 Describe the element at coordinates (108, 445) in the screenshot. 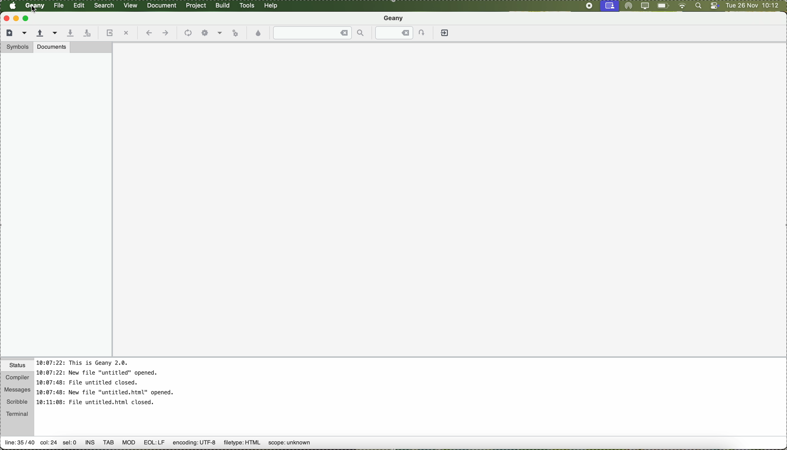

I see `TAB` at that location.